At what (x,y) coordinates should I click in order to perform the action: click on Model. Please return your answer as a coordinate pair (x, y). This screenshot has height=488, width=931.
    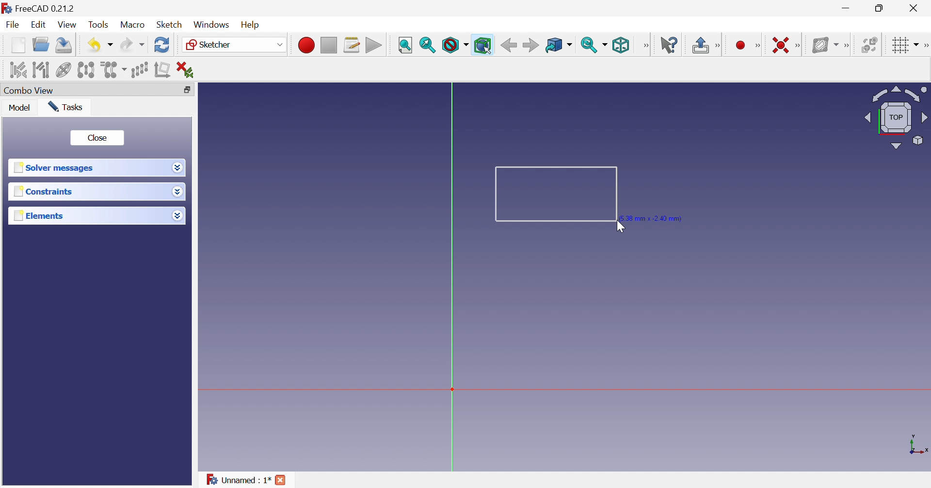
    Looking at the image, I should click on (19, 108).